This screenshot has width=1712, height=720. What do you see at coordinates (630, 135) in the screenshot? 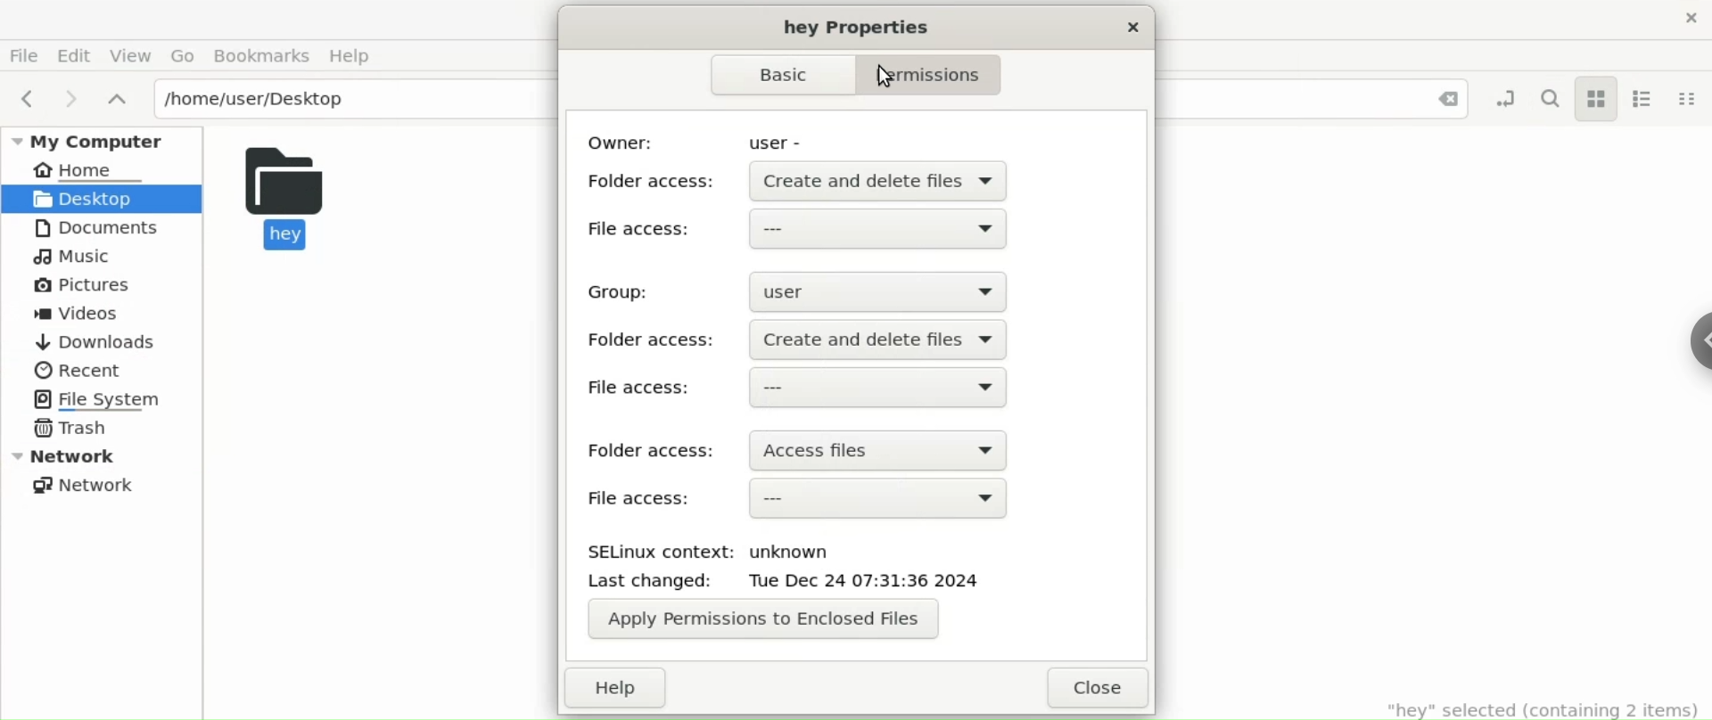
I see `Owner` at bounding box center [630, 135].